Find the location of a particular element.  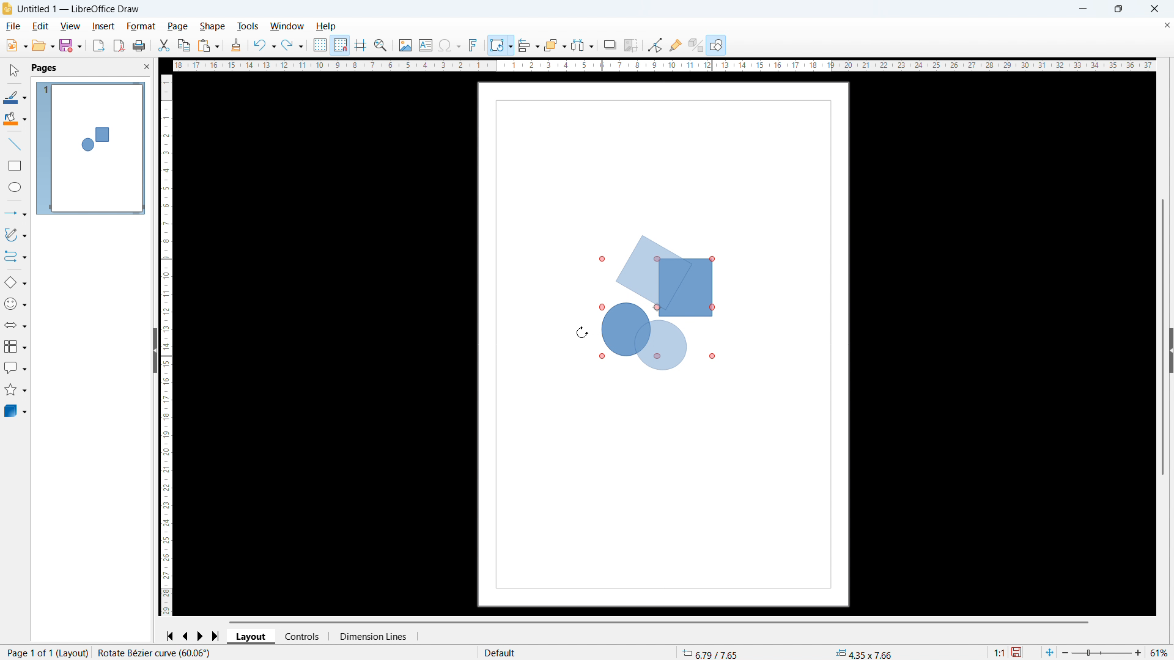

Window  is located at coordinates (286, 26).